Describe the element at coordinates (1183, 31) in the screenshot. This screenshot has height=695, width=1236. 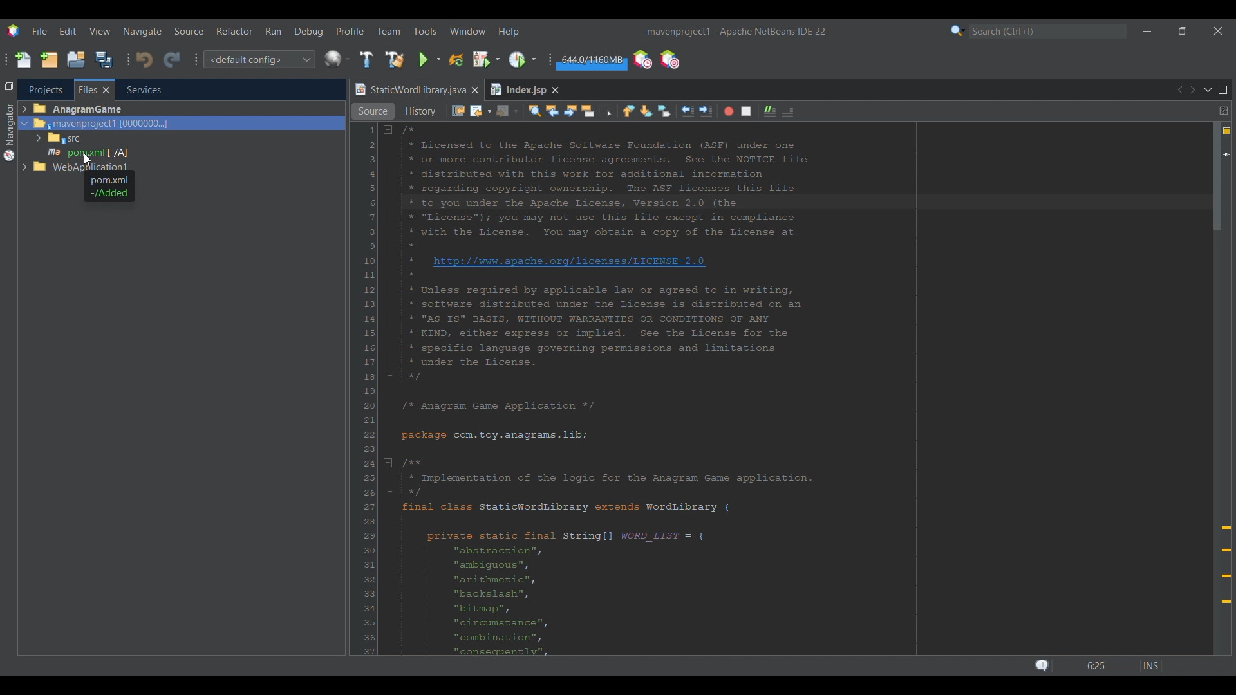
I see `Show in smaller tab` at that location.